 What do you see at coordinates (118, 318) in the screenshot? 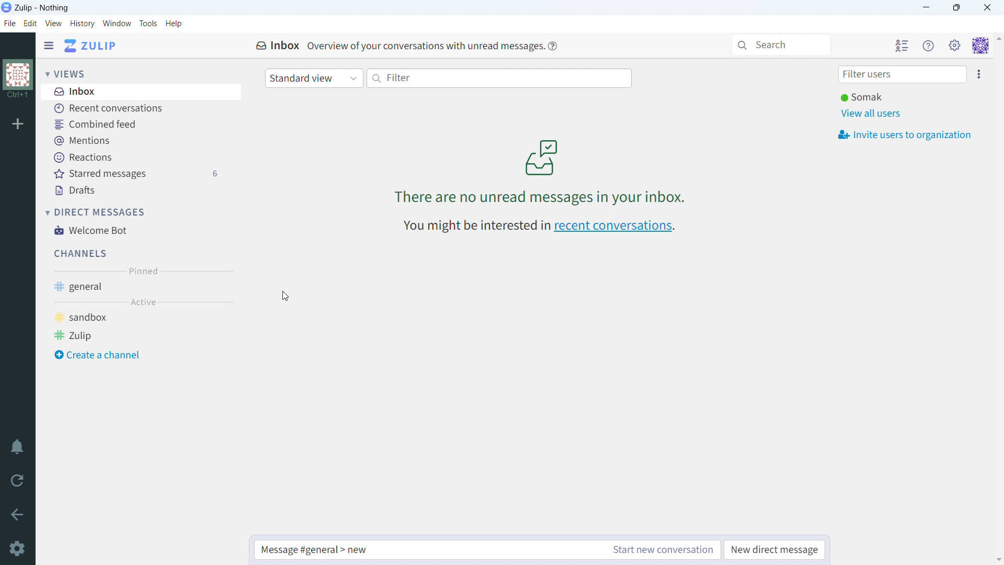
I see `sandbox` at bounding box center [118, 318].